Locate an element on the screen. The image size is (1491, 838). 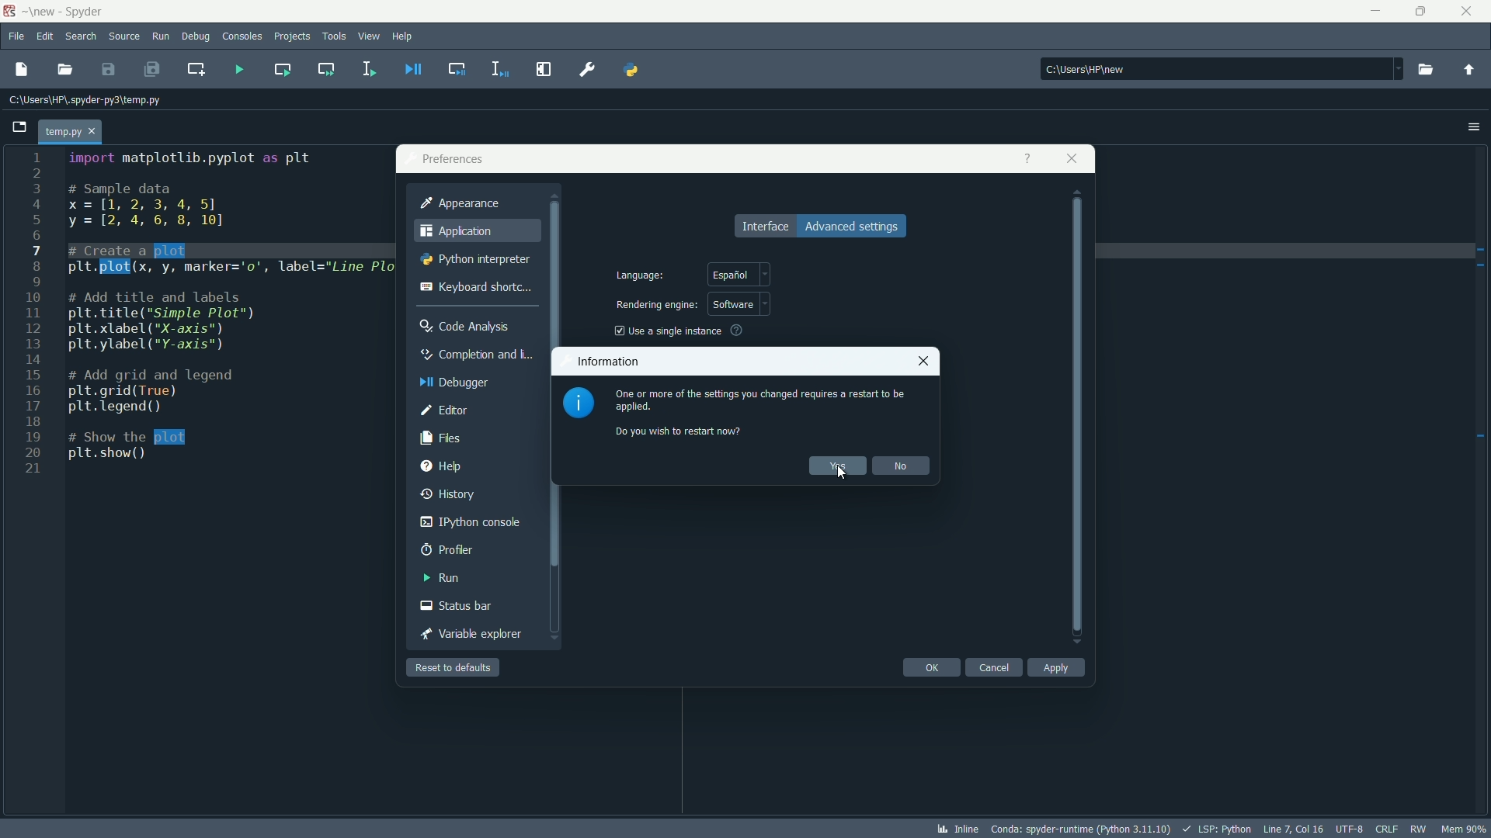
rendering engine is located at coordinates (654, 305).